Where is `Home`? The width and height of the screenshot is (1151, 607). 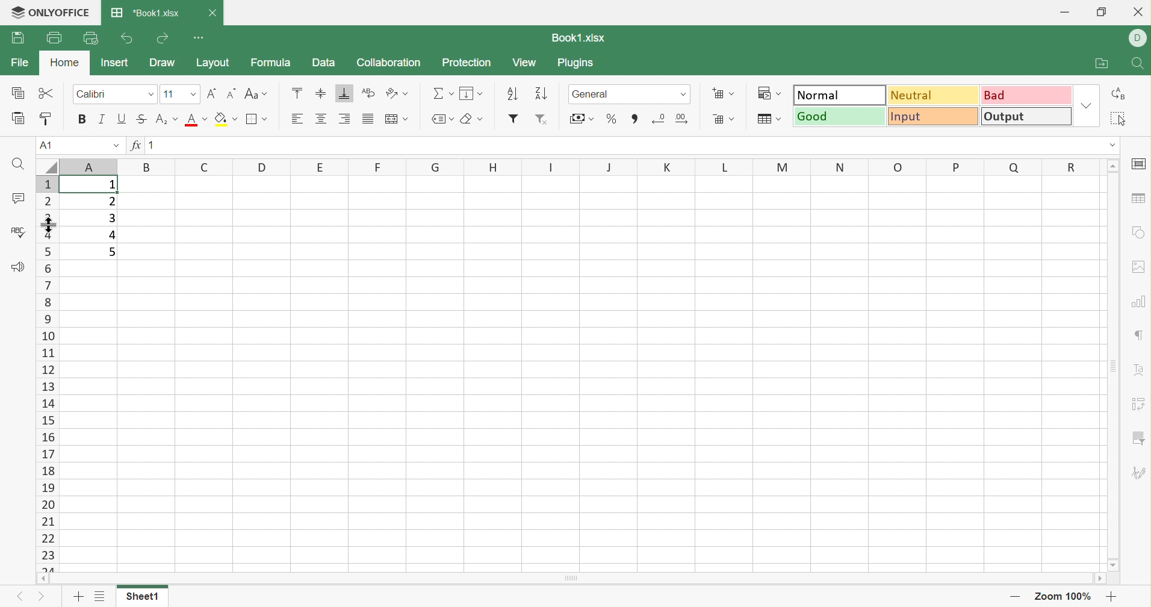
Home is located at coordinates (63, 61).